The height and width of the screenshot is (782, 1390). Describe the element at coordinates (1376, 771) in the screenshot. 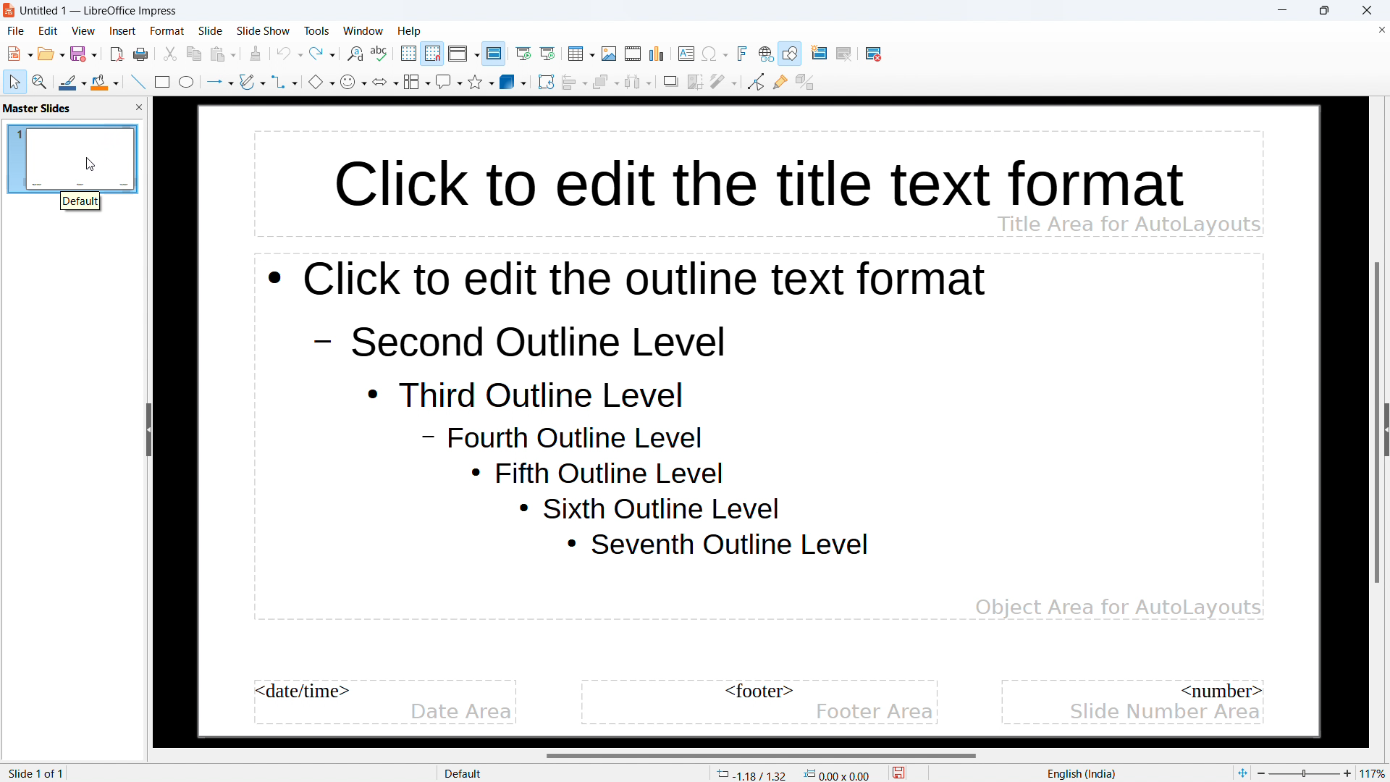

I see `zoom factor` at that location.